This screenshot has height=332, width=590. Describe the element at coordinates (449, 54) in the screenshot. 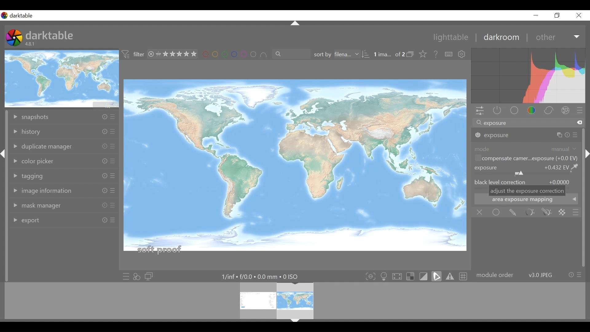

I see `define shortcuts` at that location.